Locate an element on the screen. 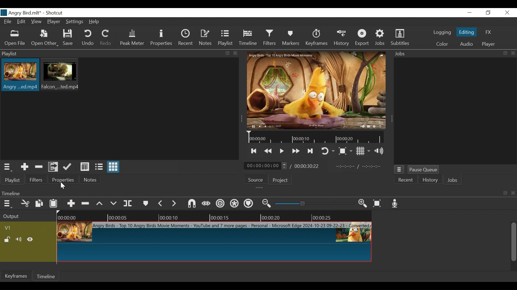 This screenshot has height=290, width=517. Markers is located at coordinates (146, 204).